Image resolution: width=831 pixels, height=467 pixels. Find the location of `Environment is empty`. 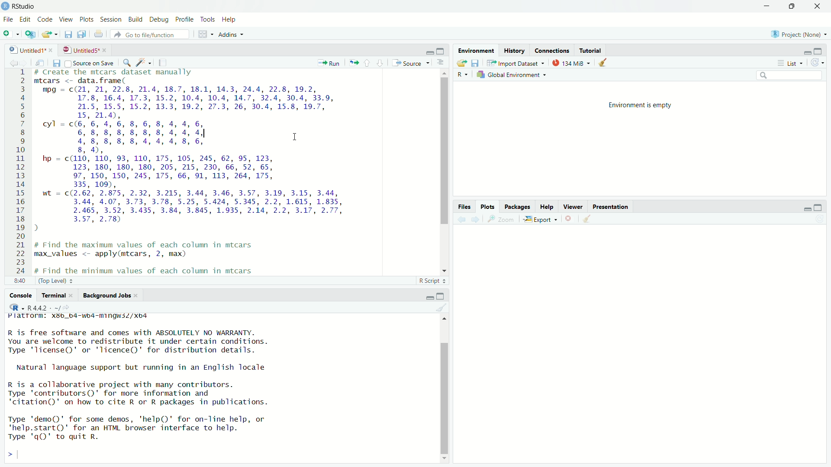

Environment is empty is located at coordinates (641, 104).